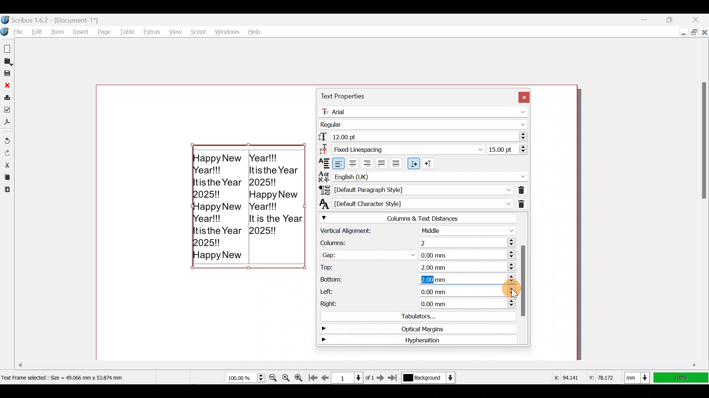 The image size is (709, 398). Describe the element at coordinates (422, 136) in the screenshot. I see `Font size` at that location.